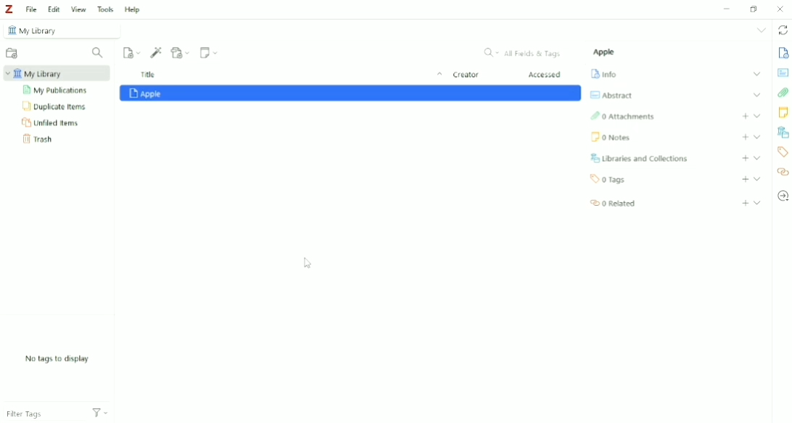  Describe the element at coordinates (760, 31) in the screenshot. I see `List all tabs` at that location.